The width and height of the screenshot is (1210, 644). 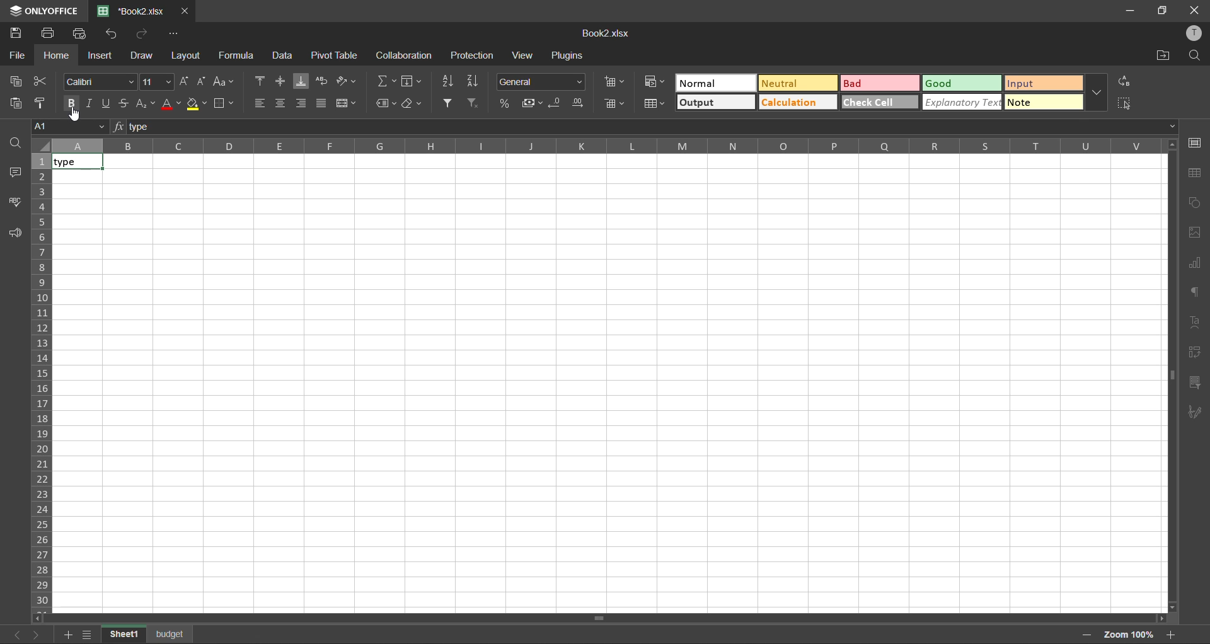 What do you see at coordinates (147, 635) in the screenshot?
I see `sheet names` at bounding box center [147, 635].